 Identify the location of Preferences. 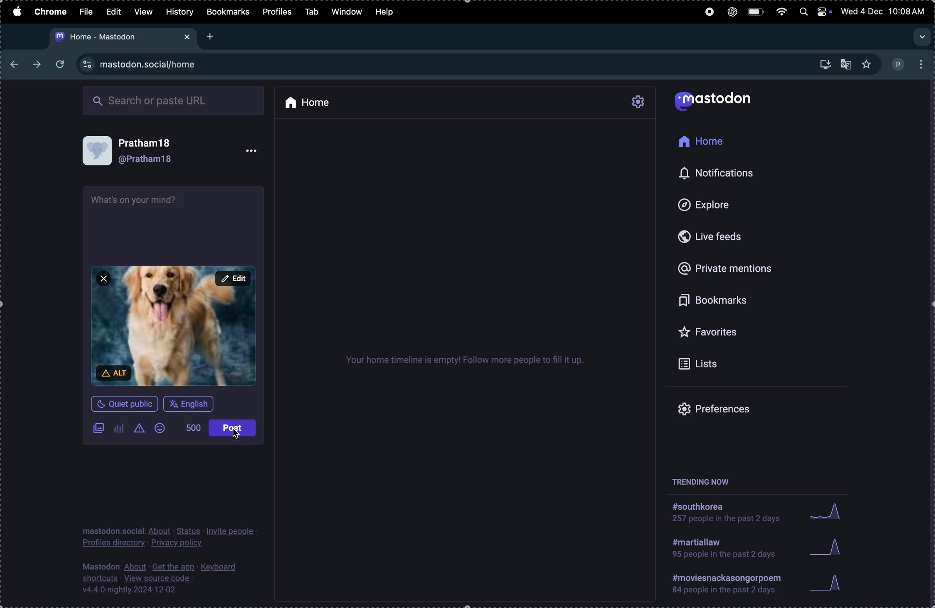
(735, 412).